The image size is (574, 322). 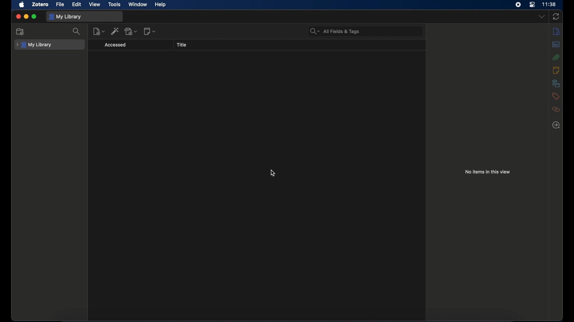 What do you see at coordinates (549, 4) in the screenshot?
I see `time` at bounding box center [549, 4].